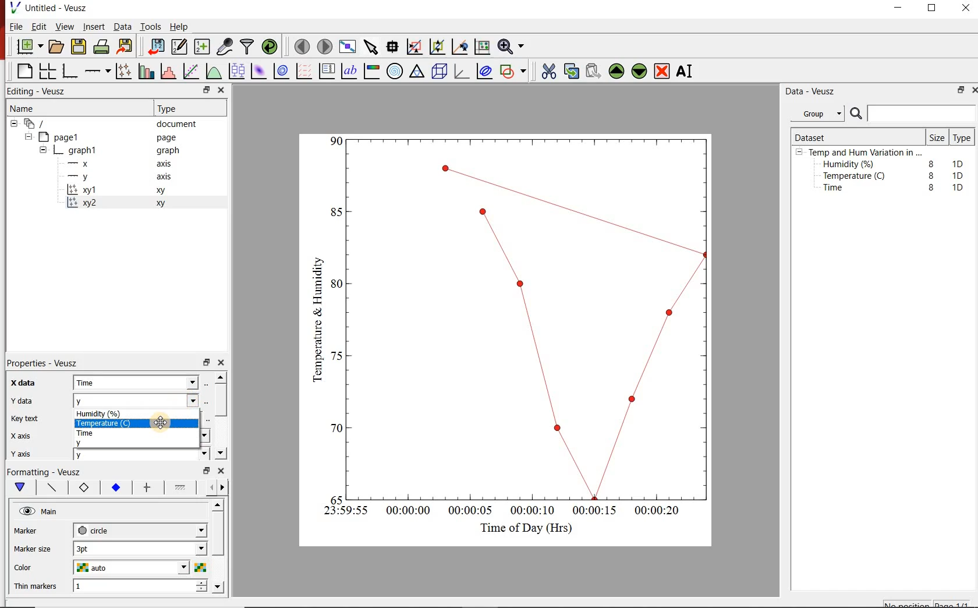 This screenshot has width=978, height=608. I want to click on 0.4, so click(336, 356).